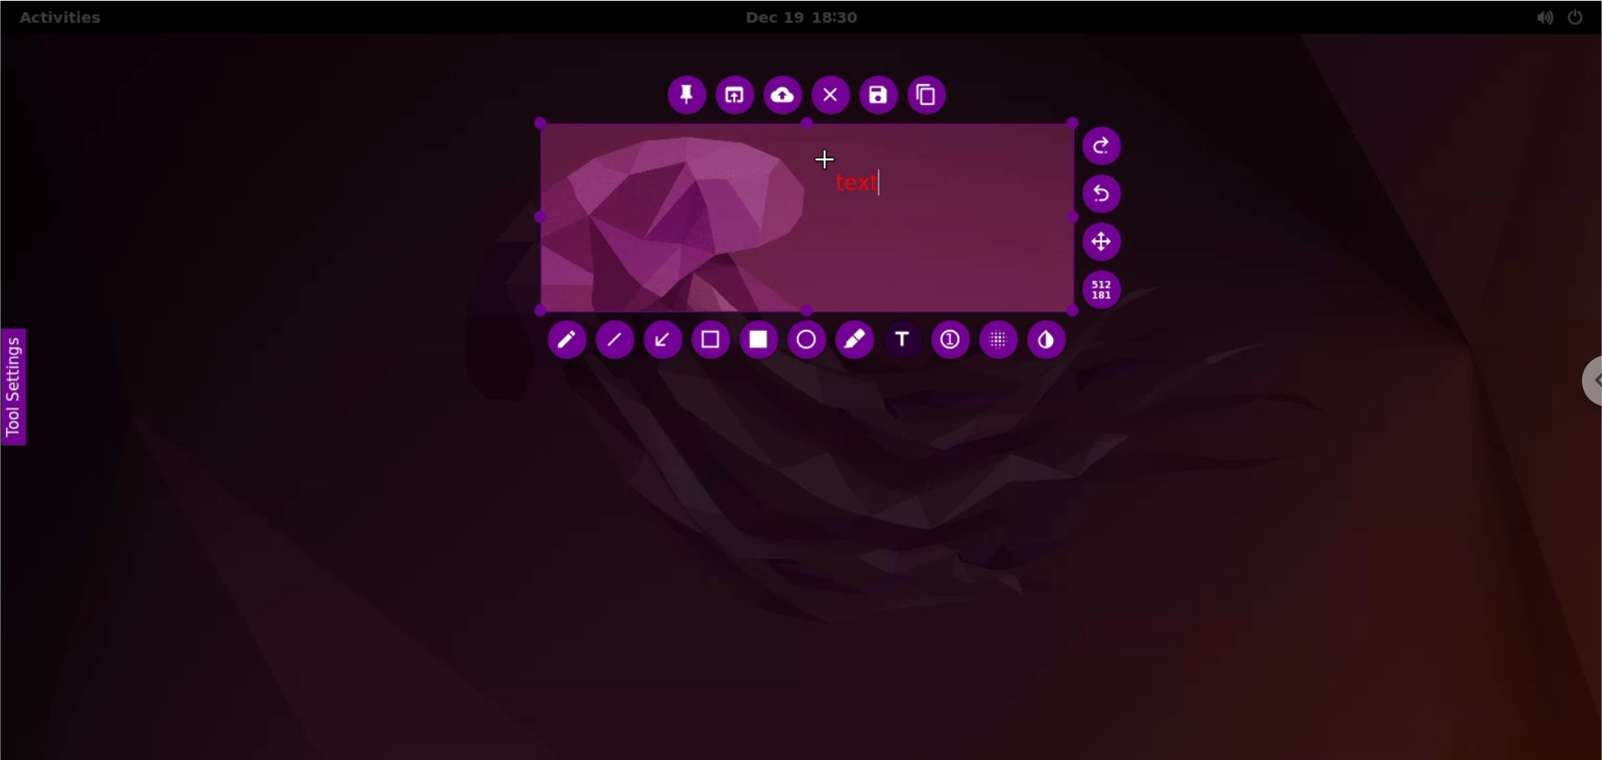 Image resolution: width=1602 pixels, height=760 pixels. I want to click on circle tool, so click(808, 341).